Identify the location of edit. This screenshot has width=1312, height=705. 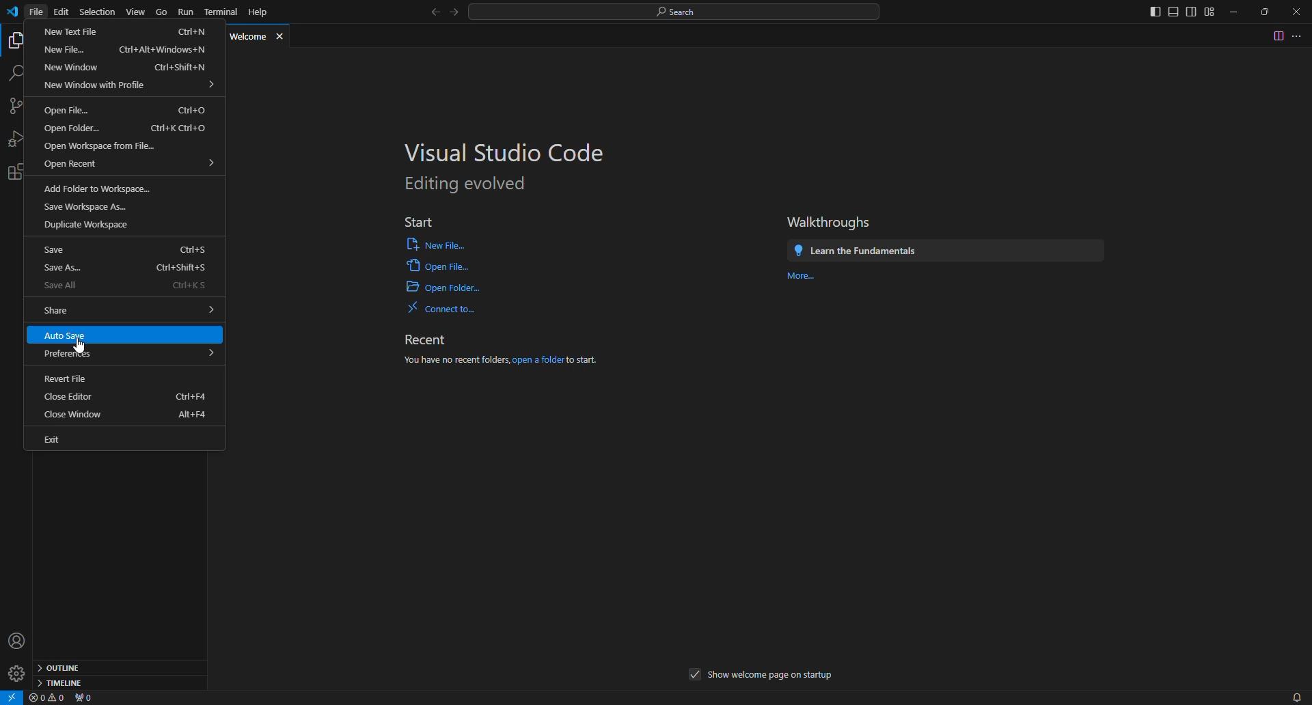
(62, 12).